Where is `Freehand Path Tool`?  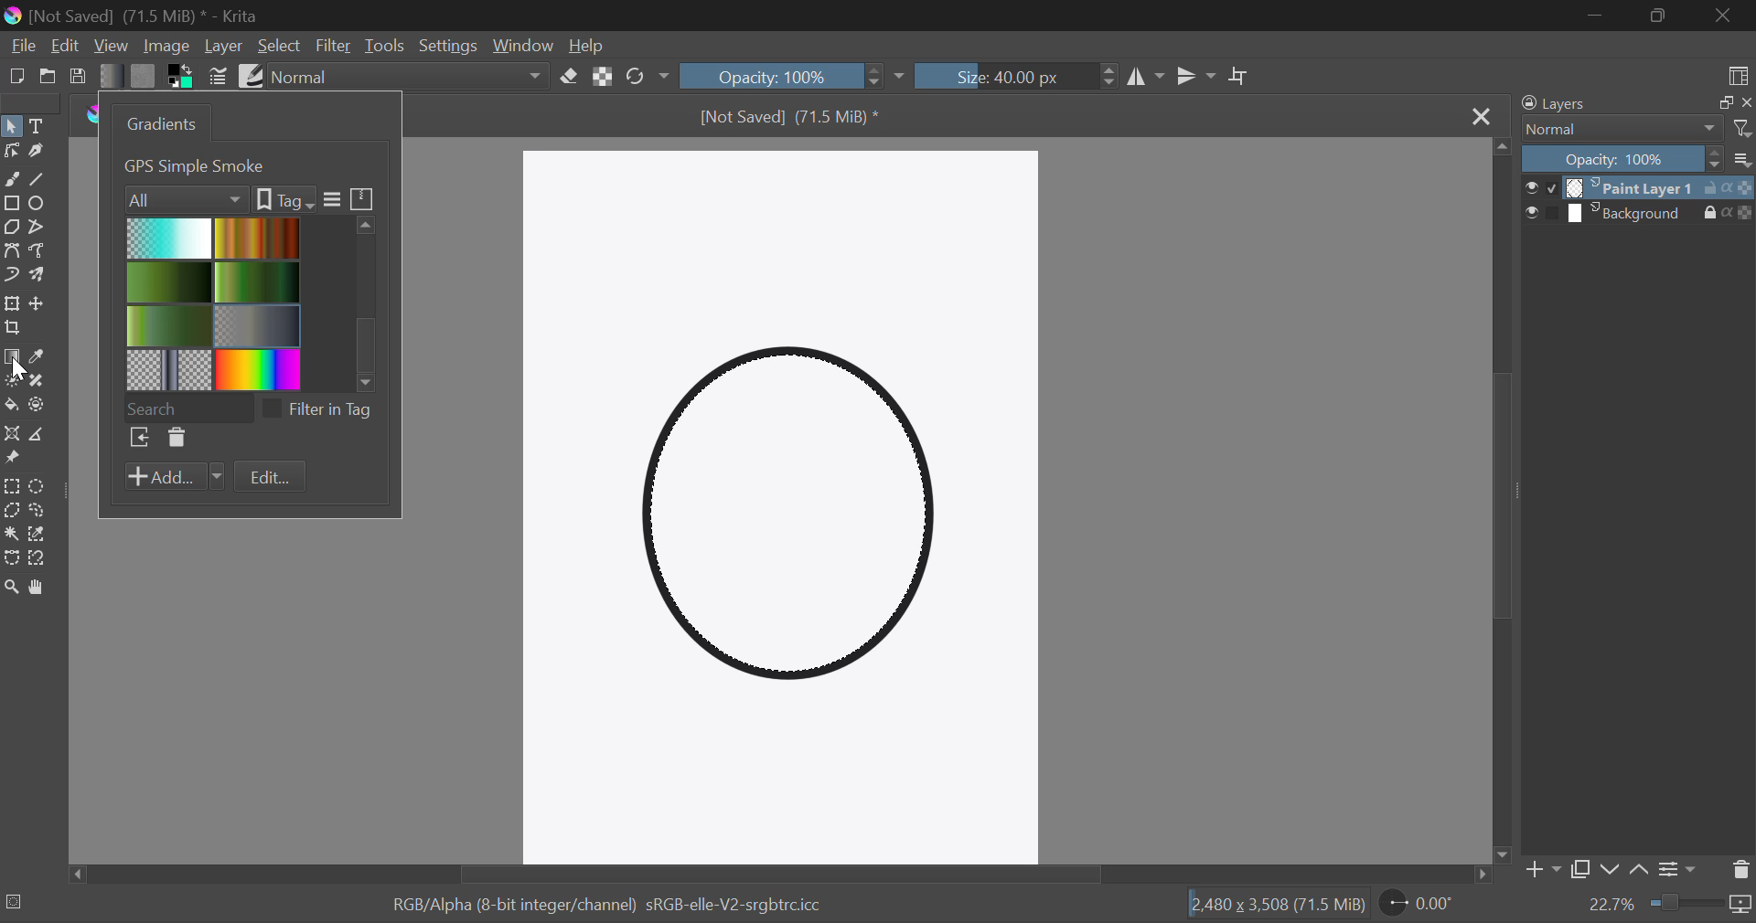
Freehand Path Tool is located at coordinates (40, 252).